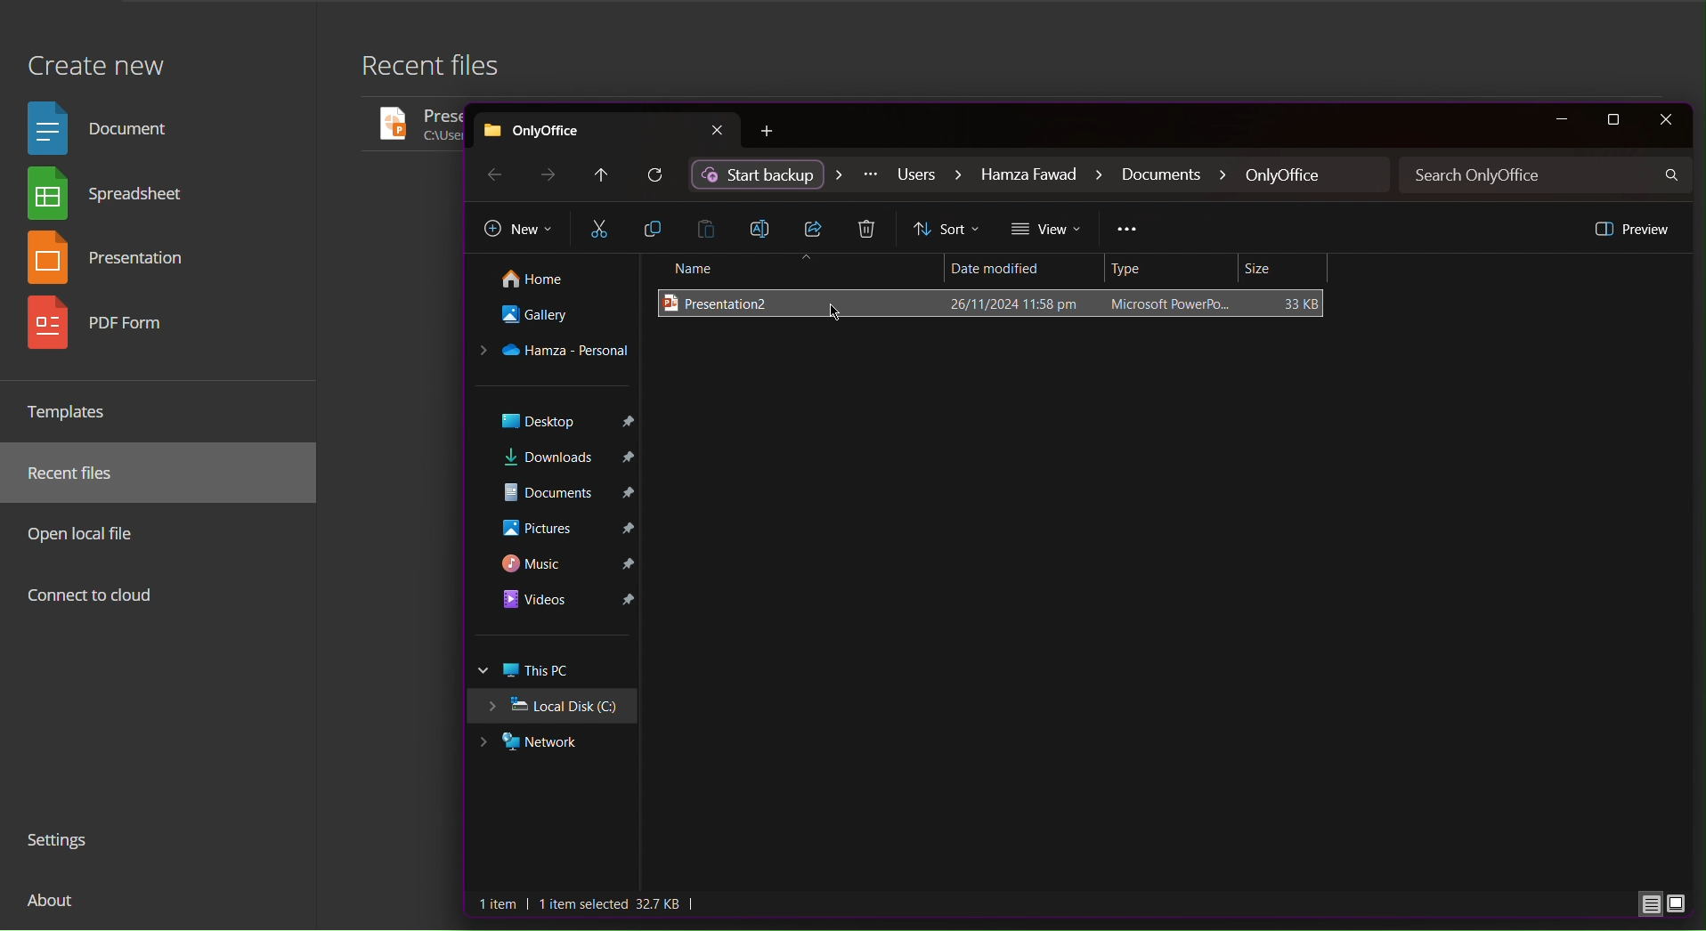 The image size is (1706, 931). Describe the element at coordinates (492, 174) in the screenshot. I see `Back` at that location.